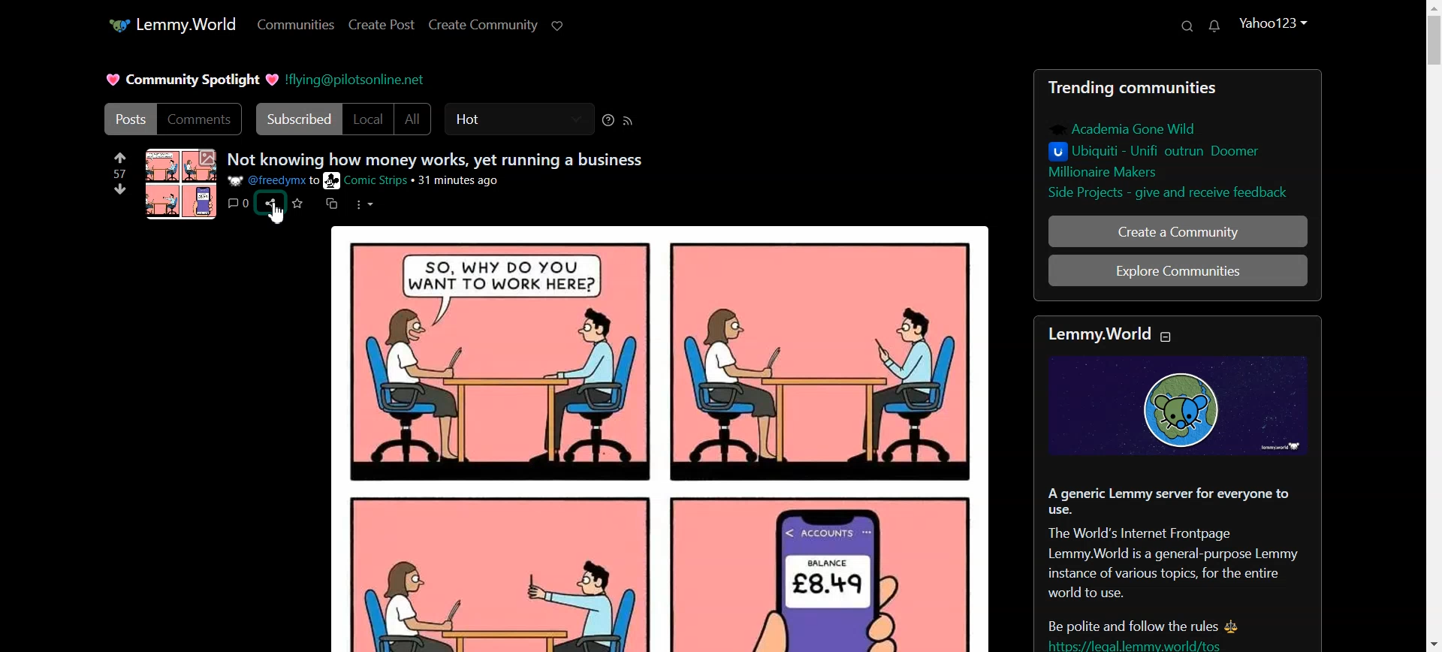 This screenshot has height=652, width=1442. What do you see at coordinates (608, 119) in the screenshot?
I see `sorting help` at bounding box center [608, 119].